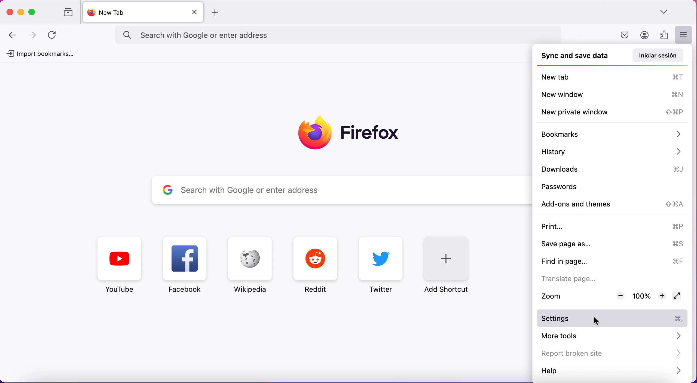 The image size is (697, 383). I want to click on go forward one page, so click(33, 36).